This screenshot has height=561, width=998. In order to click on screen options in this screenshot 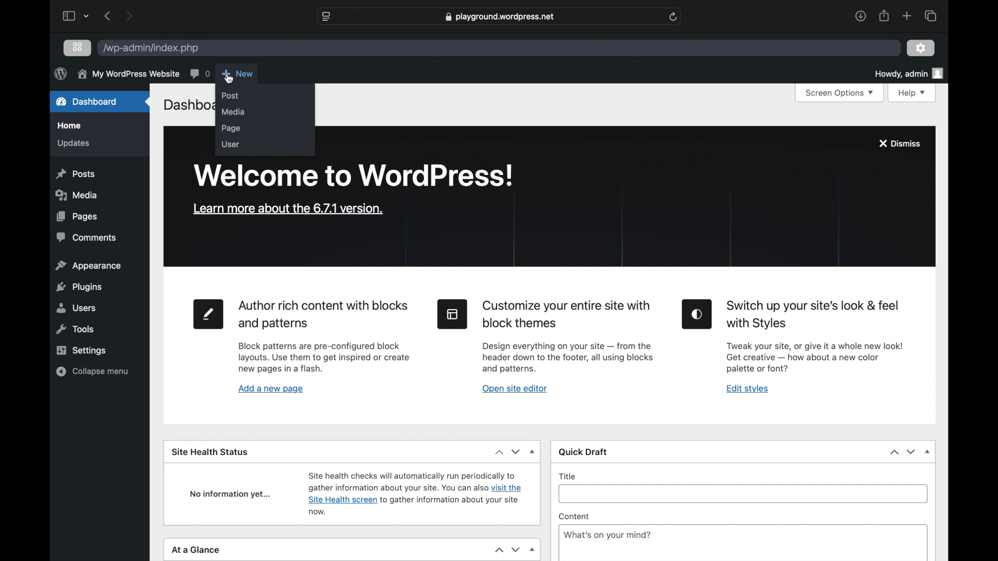, I will do `click(840, 93)`.